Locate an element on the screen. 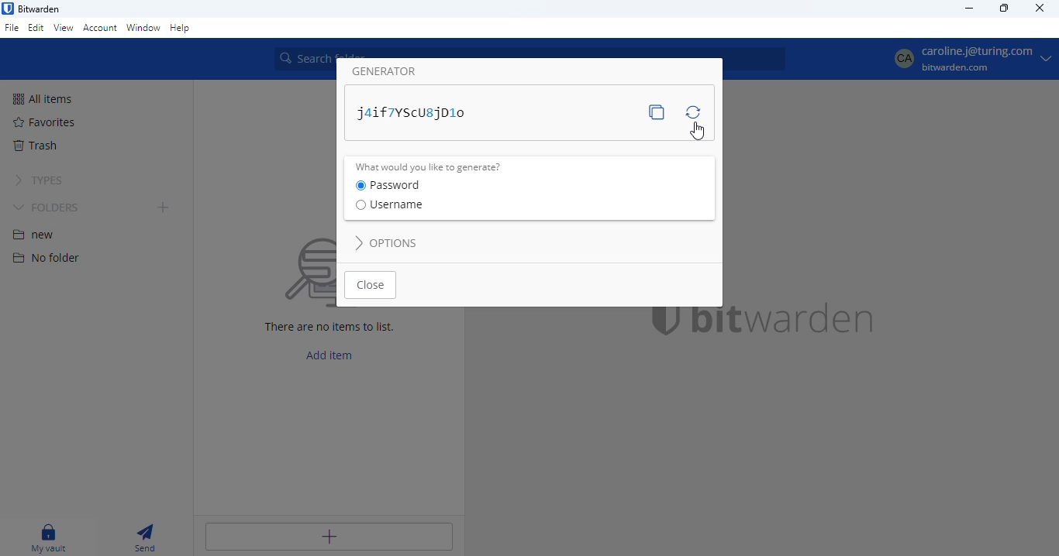 The height and width of the screenshot is (556, 1059). edit is located at coordinates (36, 27).